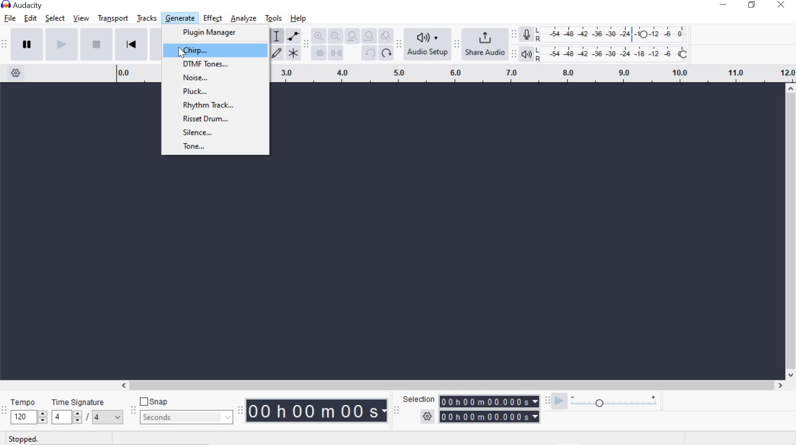 The height and width of the screenshot is (445, 796). What do you see at coordinates (24, 439) in the screenshot?
I see `stopped` at bounding box center [24, 439].